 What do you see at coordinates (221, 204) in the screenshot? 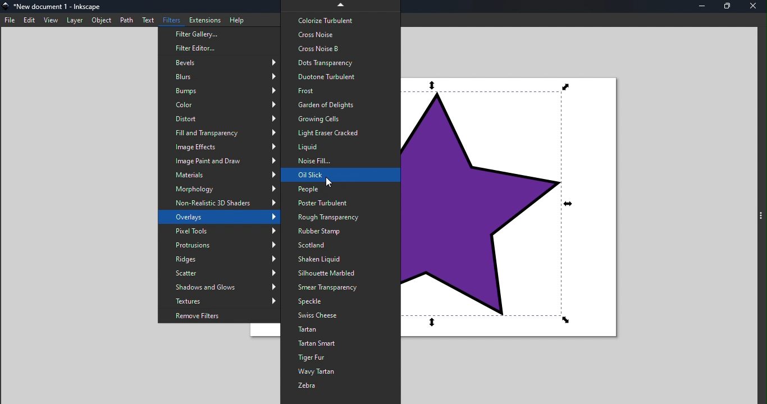
I see `Non realistic 3D shade` at bounding box center [221, 204].